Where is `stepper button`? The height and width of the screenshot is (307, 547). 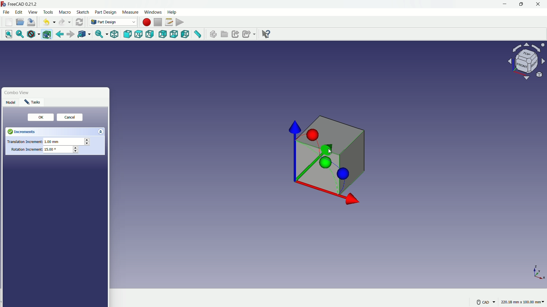 stepper button is located at coordinates (75, 150).